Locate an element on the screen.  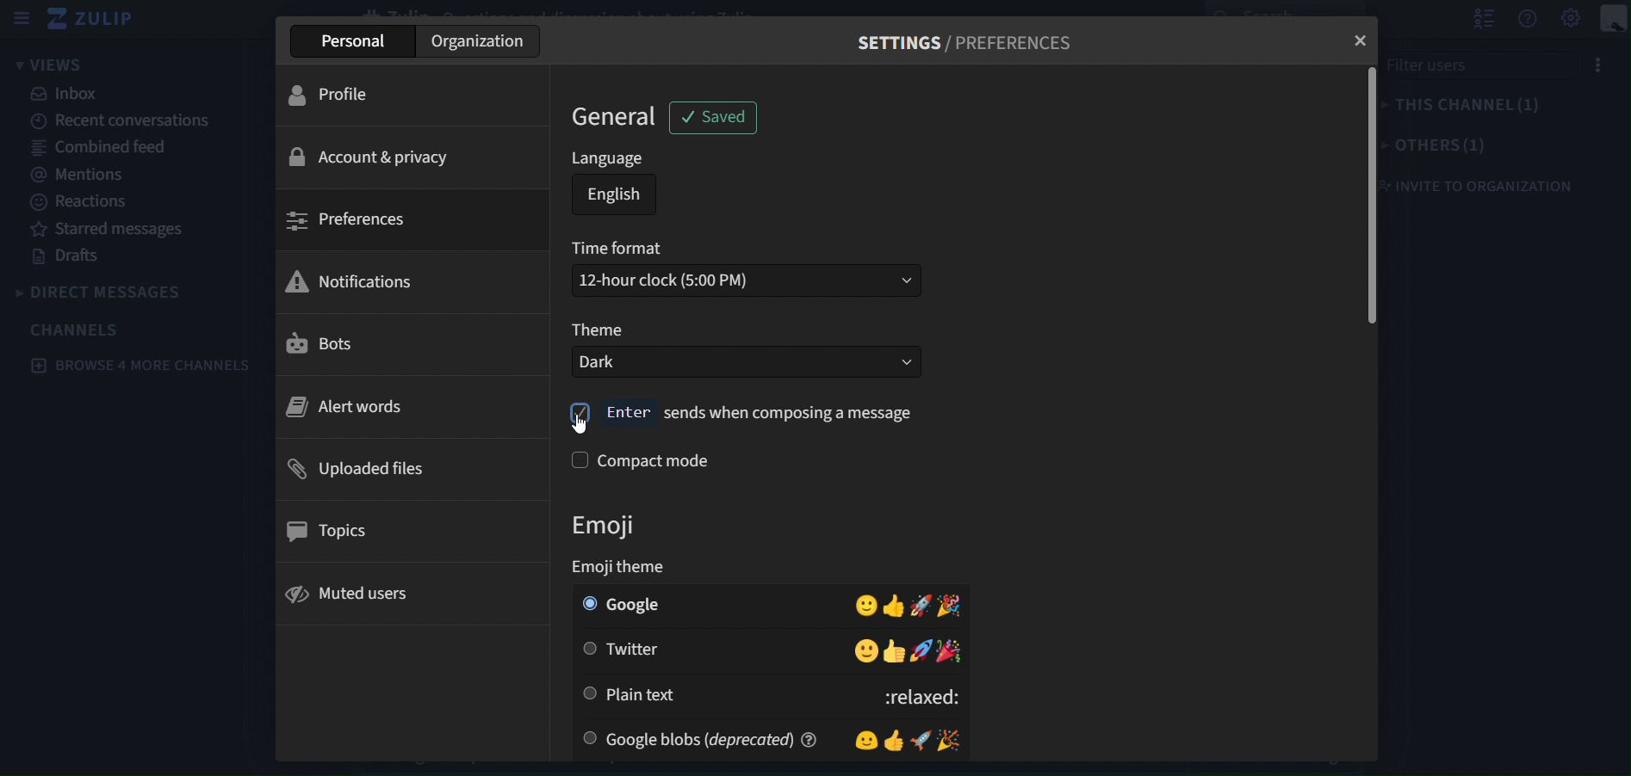
hide user list is located at coordinates (1485, 20).